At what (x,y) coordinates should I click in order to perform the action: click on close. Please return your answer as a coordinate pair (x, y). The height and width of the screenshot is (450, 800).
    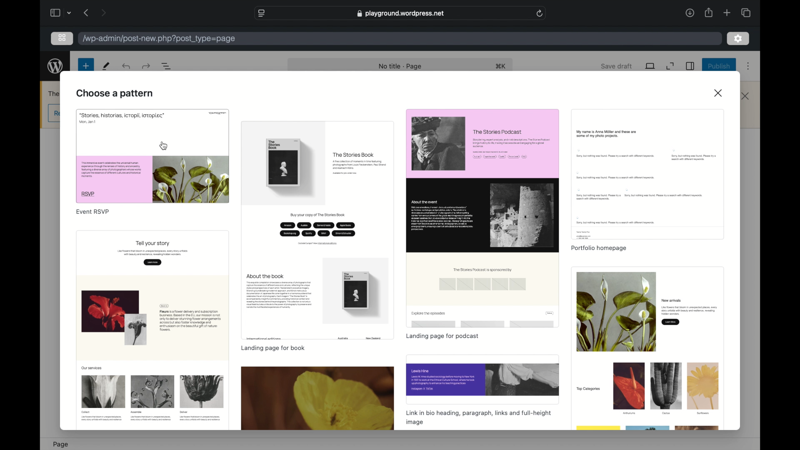
    Looking at the image, I should click on (745, 95).